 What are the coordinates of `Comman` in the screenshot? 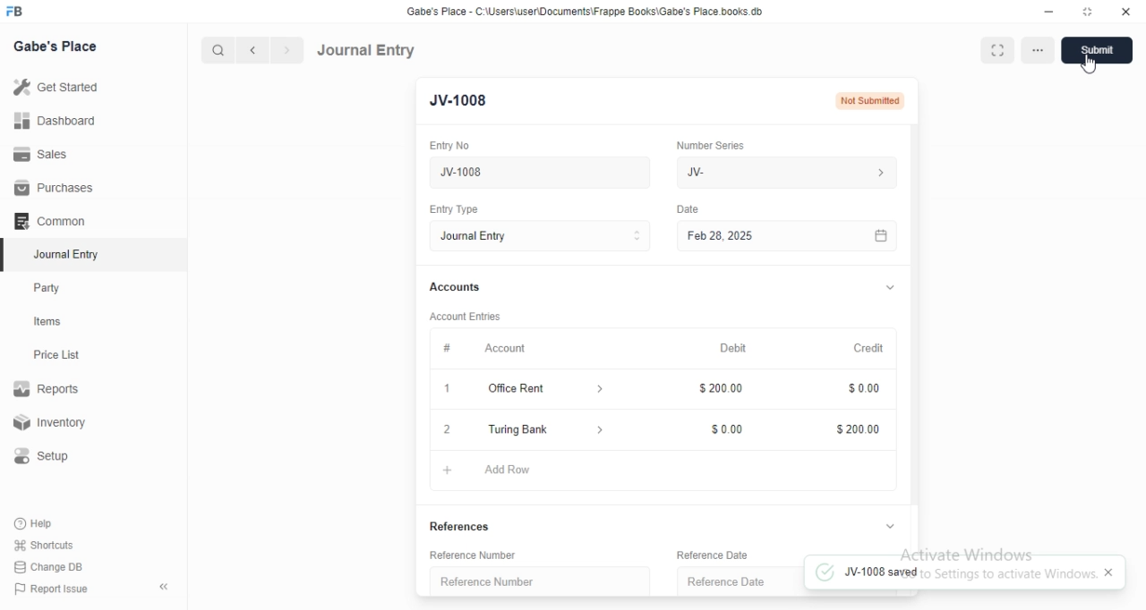 It's located at (44, 221).